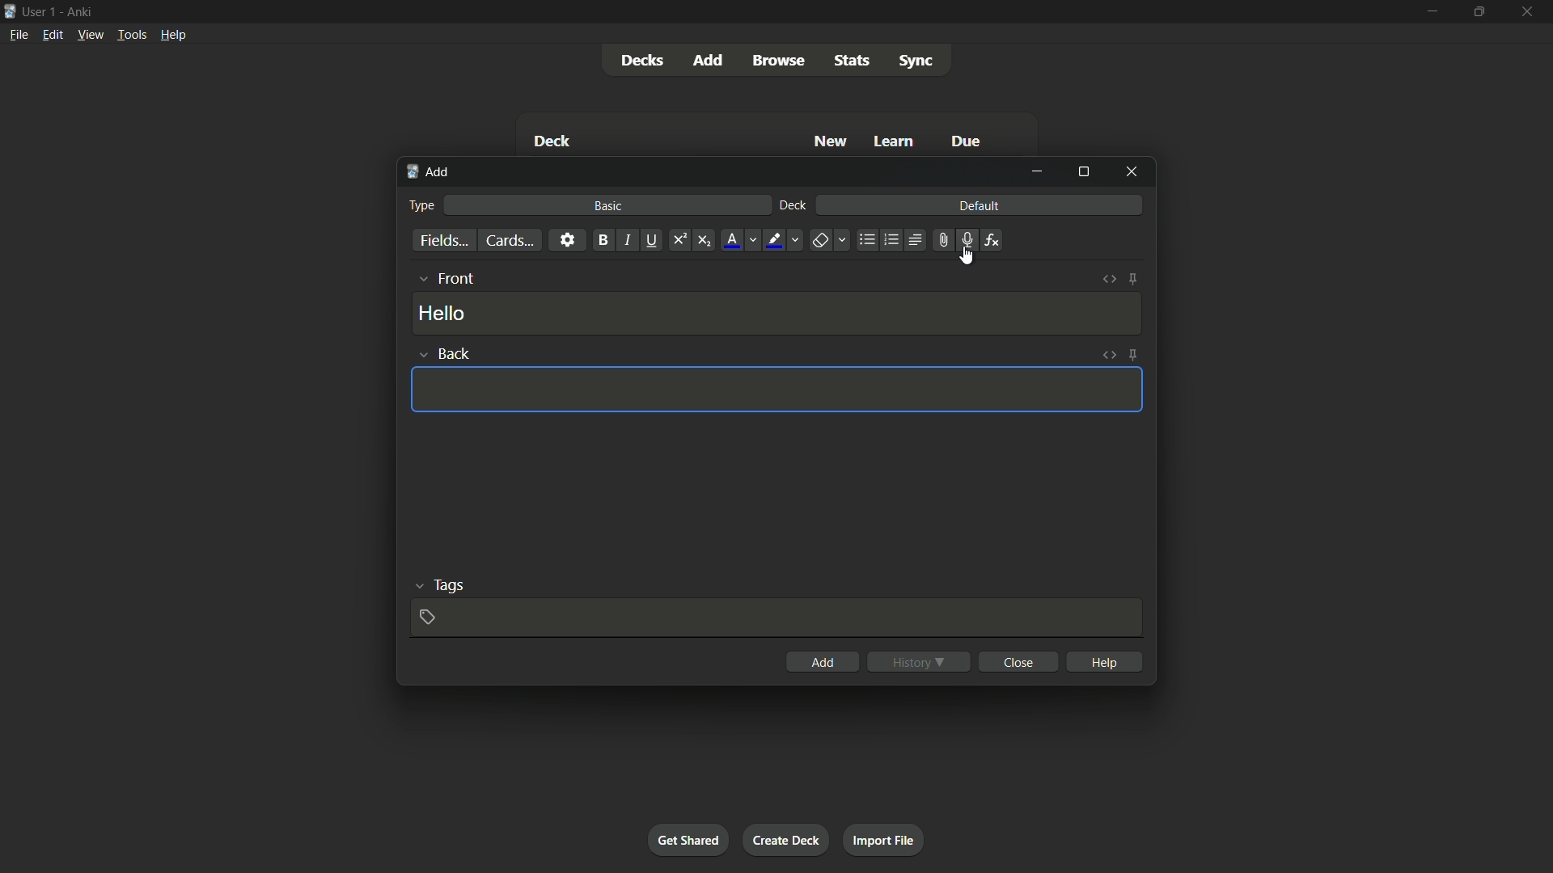 The image size is (1553, 873). What do you see at coordinates (602, 239) in the screenshot?
I see `bold` at bounding box center [602, 239].